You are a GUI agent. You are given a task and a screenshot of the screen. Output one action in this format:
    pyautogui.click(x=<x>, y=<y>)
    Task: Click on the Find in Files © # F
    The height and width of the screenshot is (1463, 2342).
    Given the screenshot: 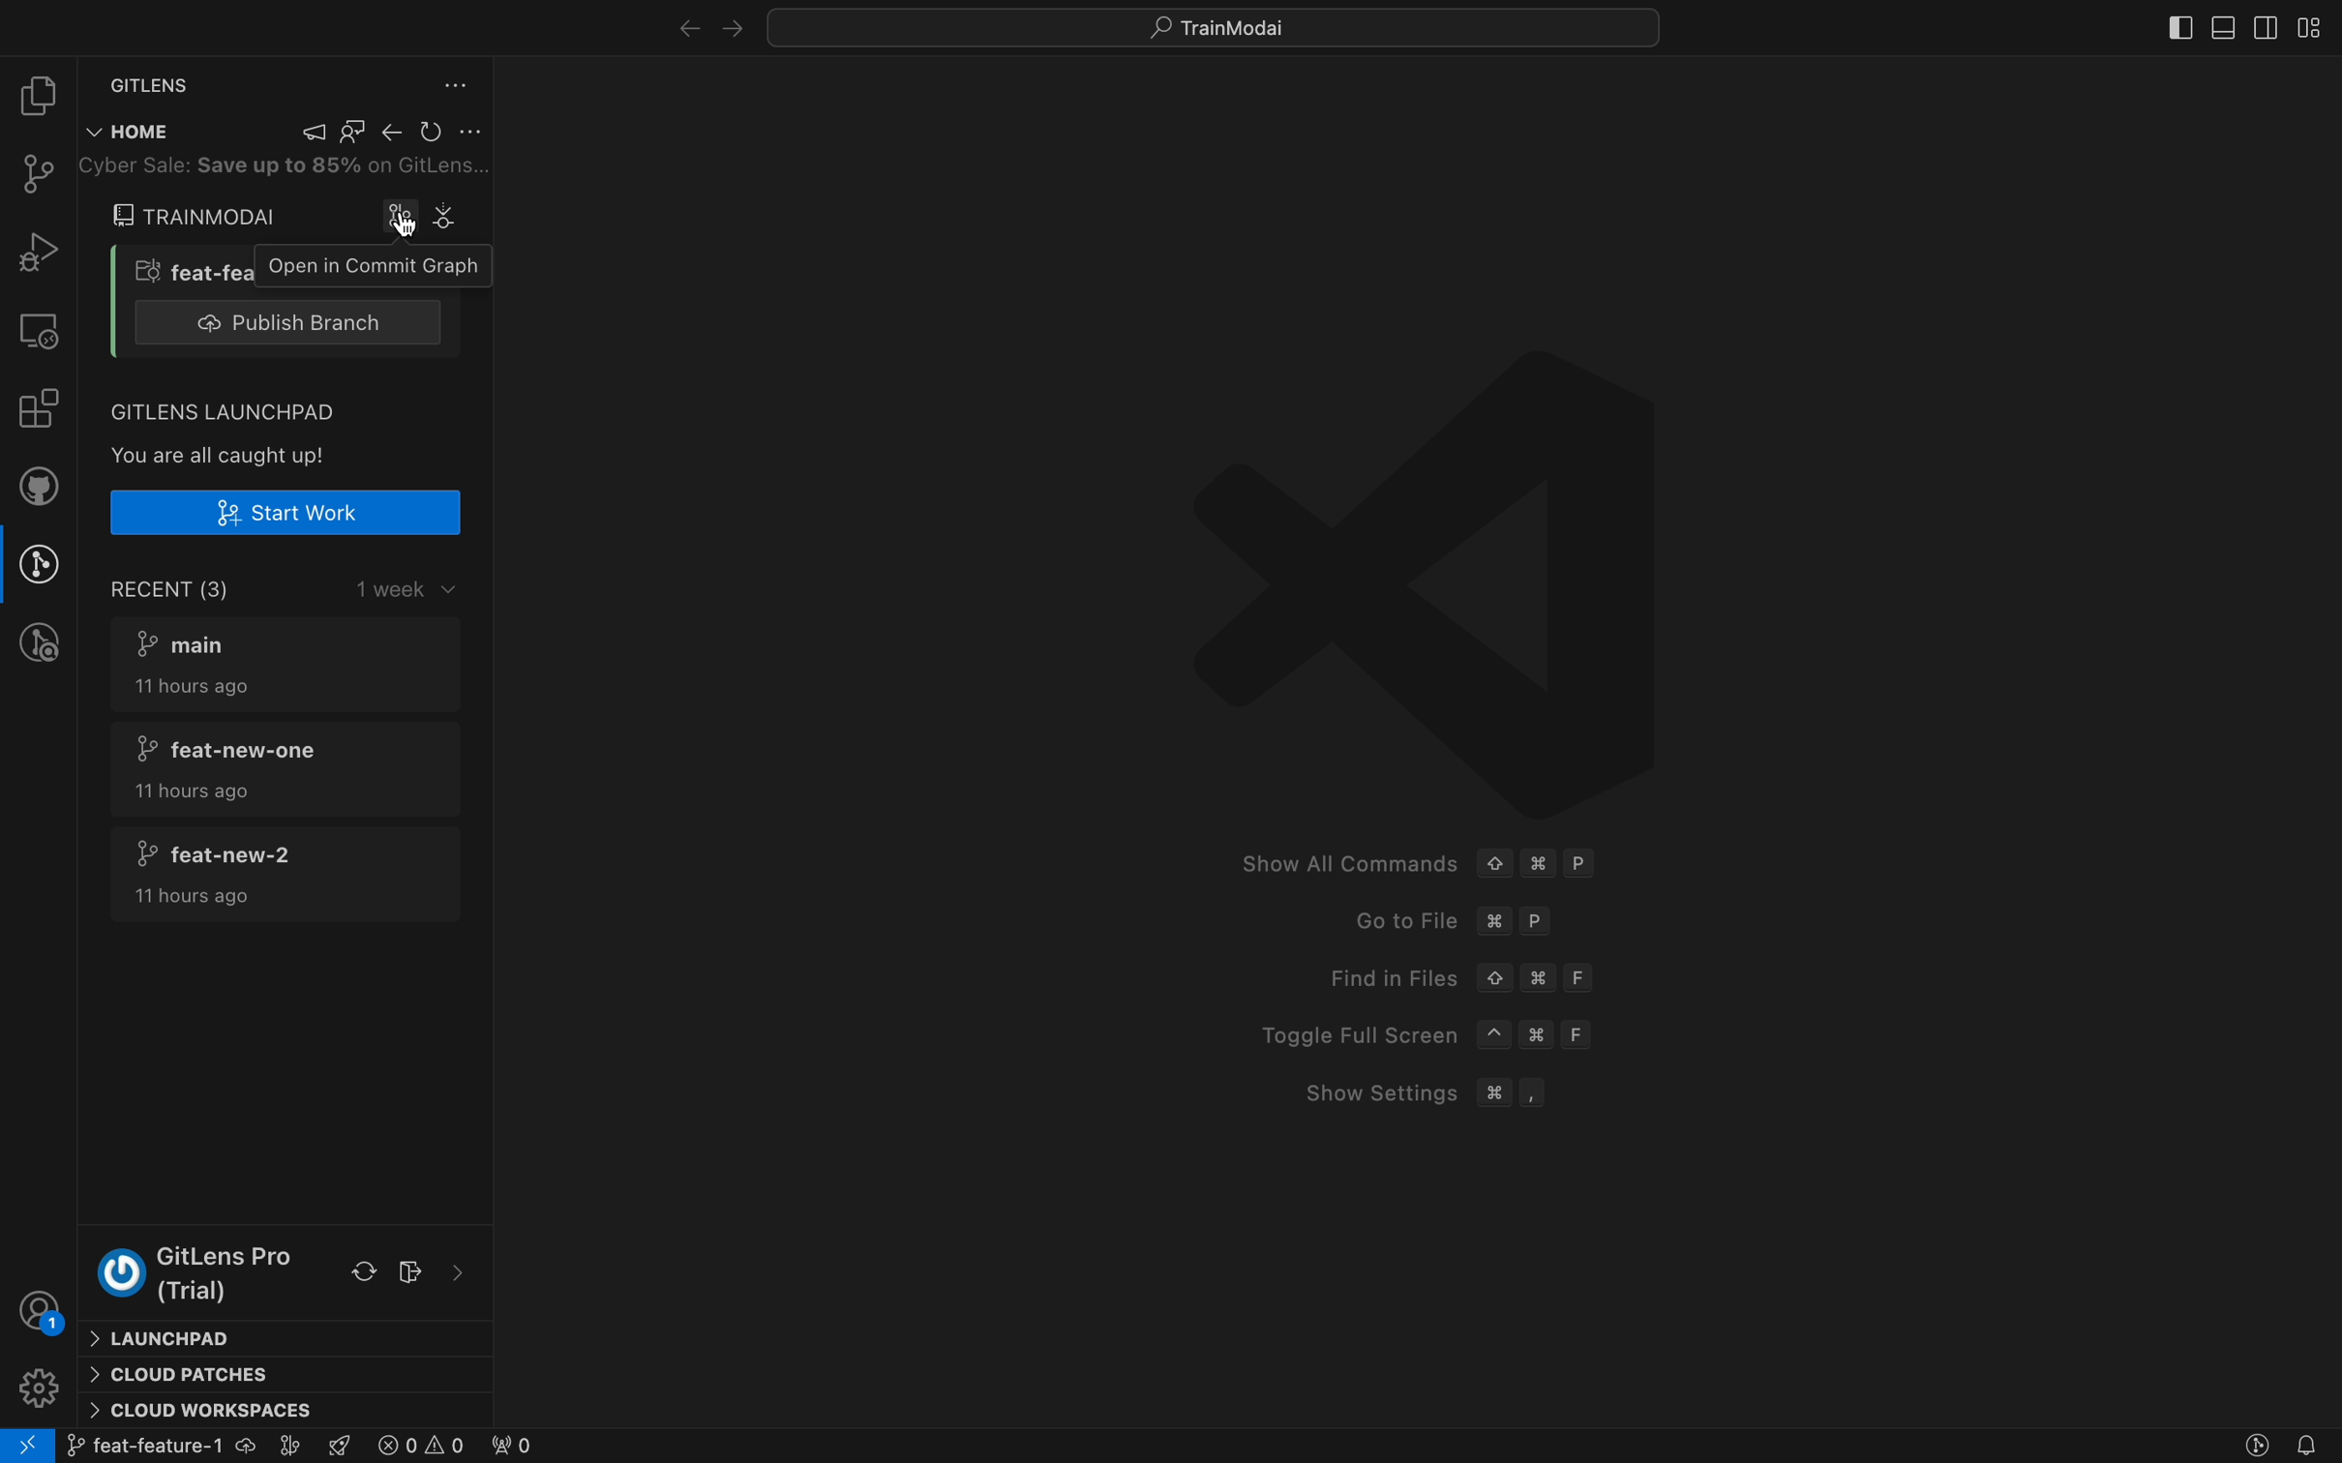 What is the action you would take?
    pyautogui.click(x=1437, y=974)
    